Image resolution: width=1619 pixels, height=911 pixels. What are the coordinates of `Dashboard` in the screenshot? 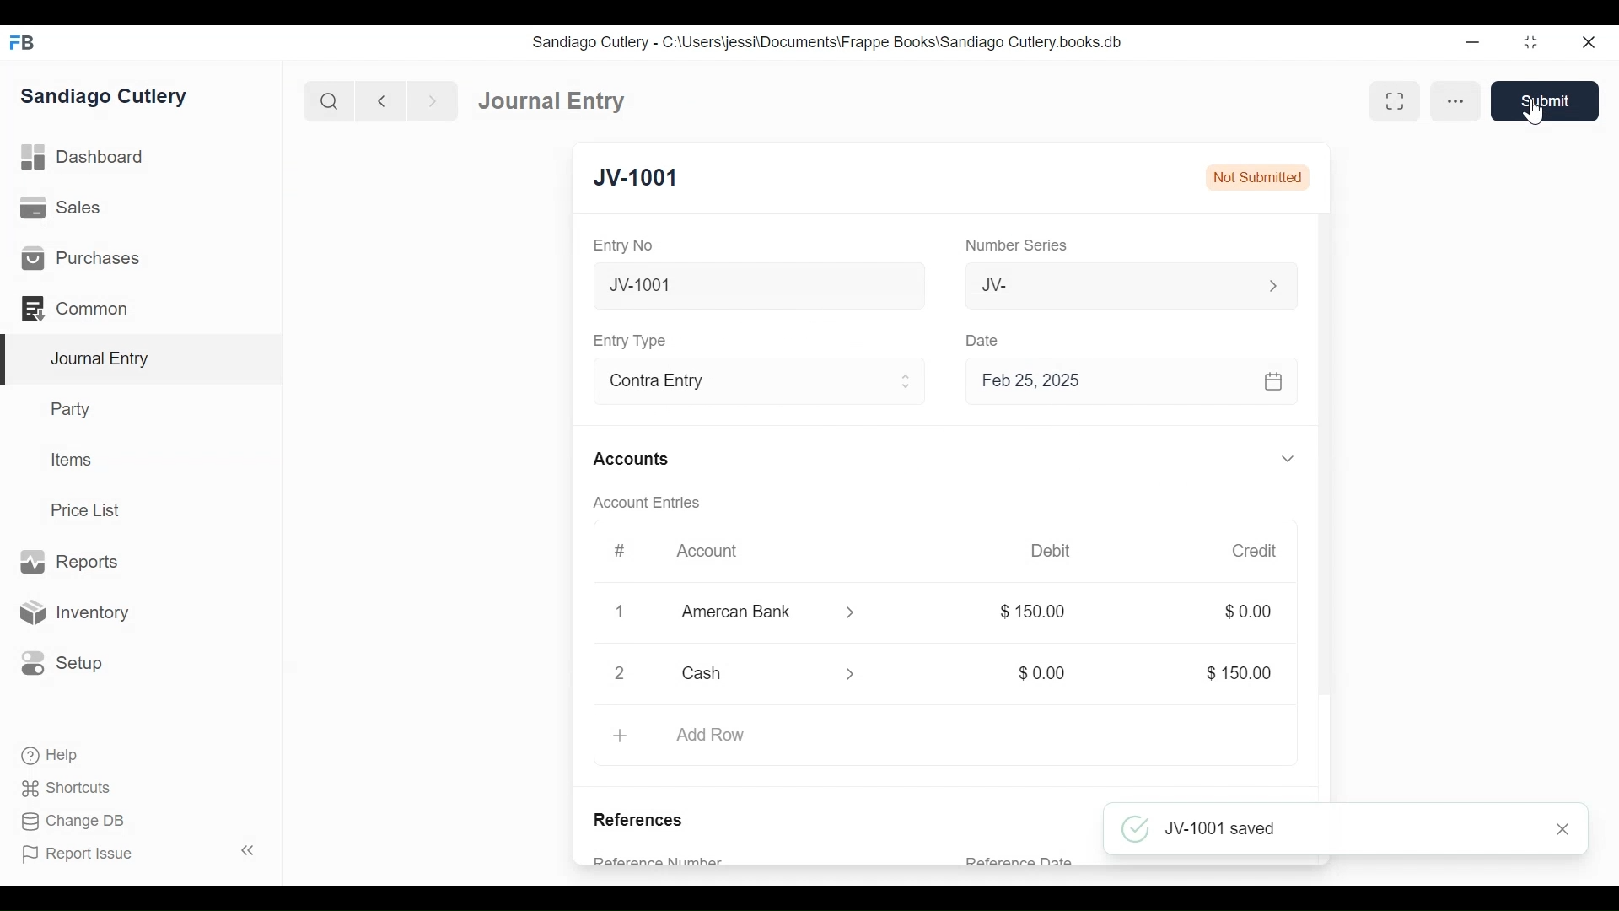 It's located at (84, 158).